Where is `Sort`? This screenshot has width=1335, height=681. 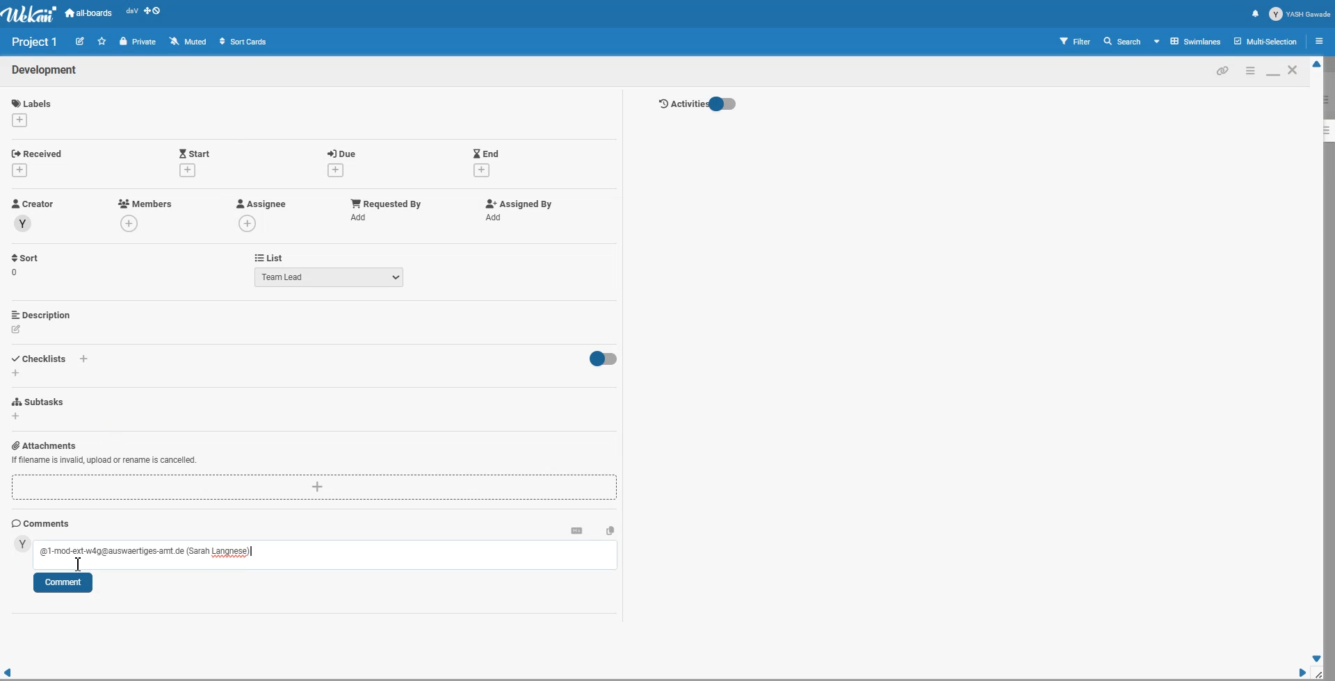 Sort is located at coordinates (26, 265).